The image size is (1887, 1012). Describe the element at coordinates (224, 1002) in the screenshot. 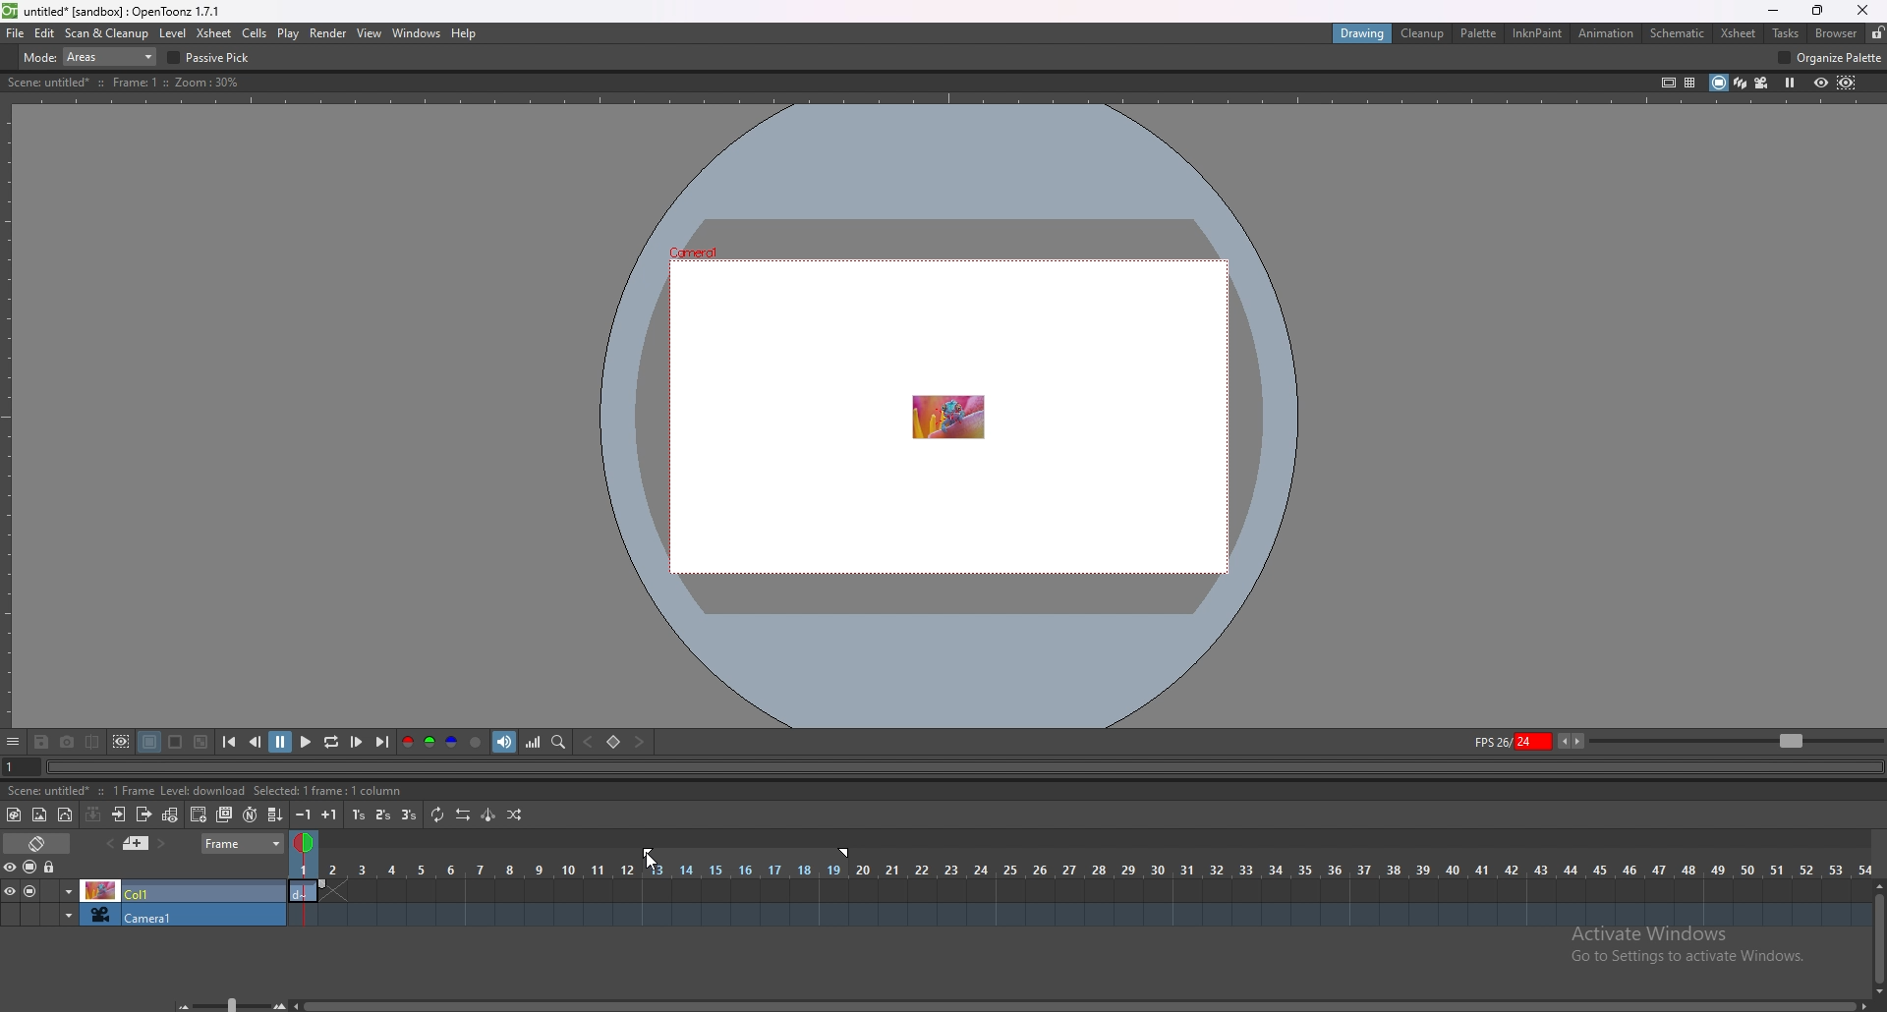

I see `zoom` at that location.